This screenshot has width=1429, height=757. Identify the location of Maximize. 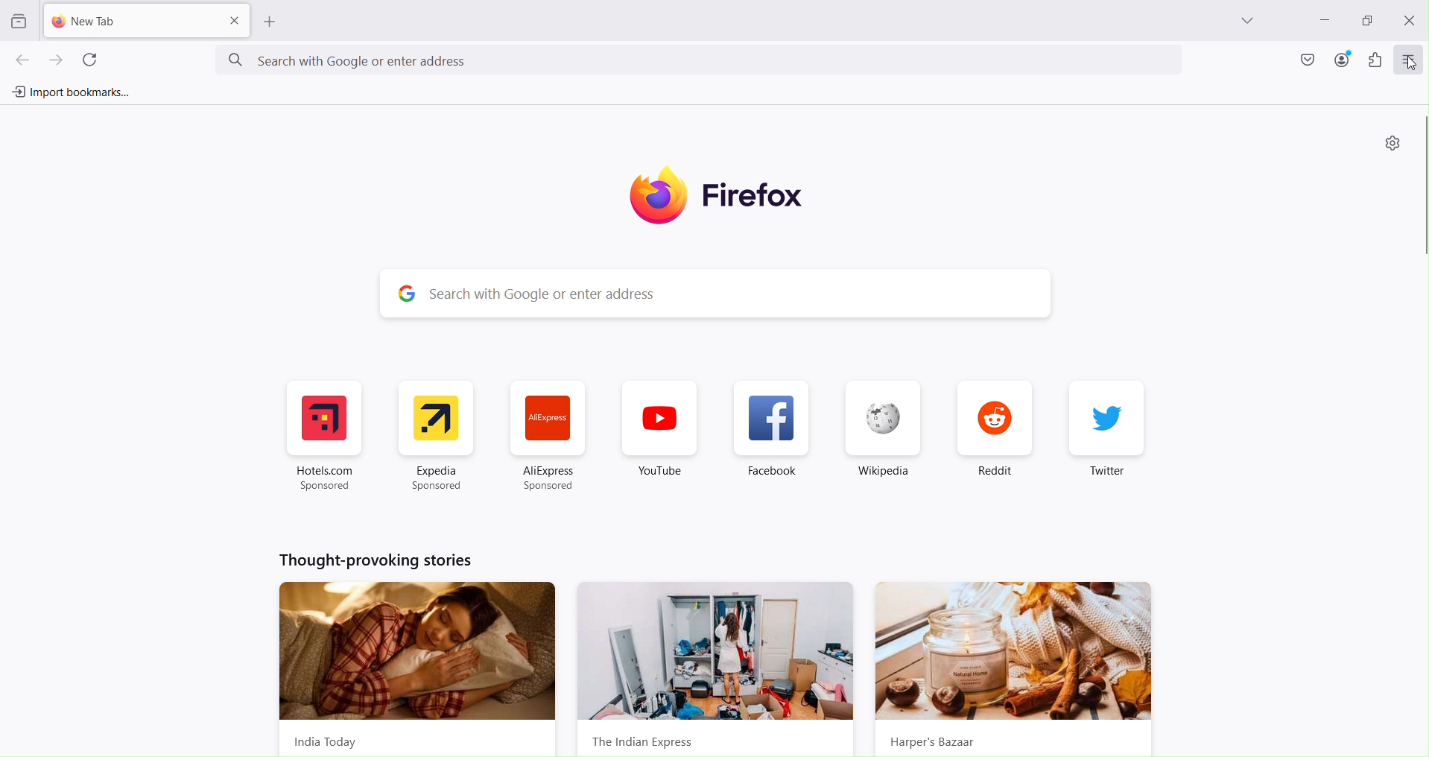
(1366, 19).